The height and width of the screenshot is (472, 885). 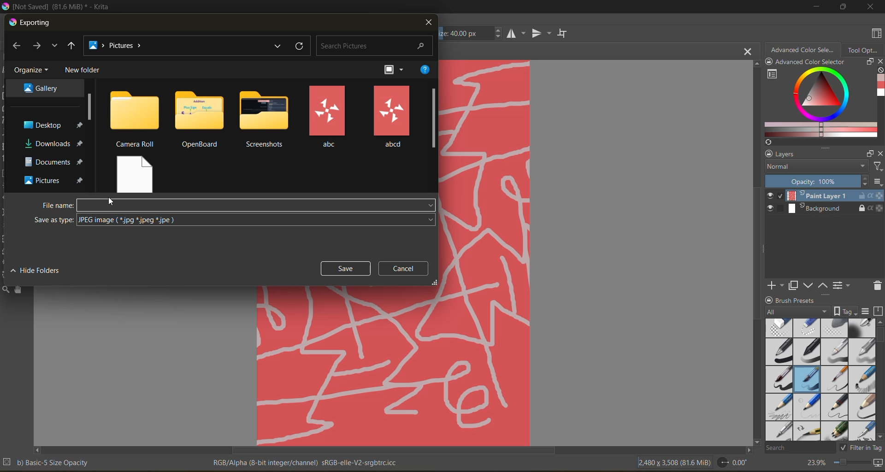 I want to click on folder destination, so click(x=52, y=125).